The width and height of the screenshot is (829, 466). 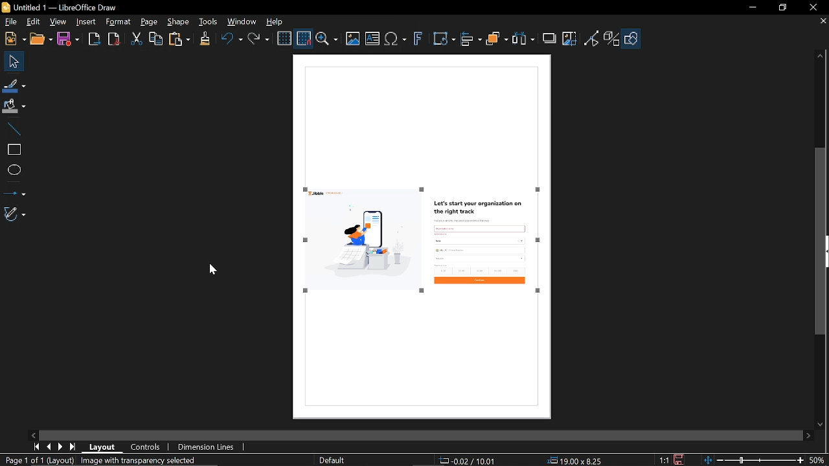 I want to click on Controls, so click(x=146, y=447).